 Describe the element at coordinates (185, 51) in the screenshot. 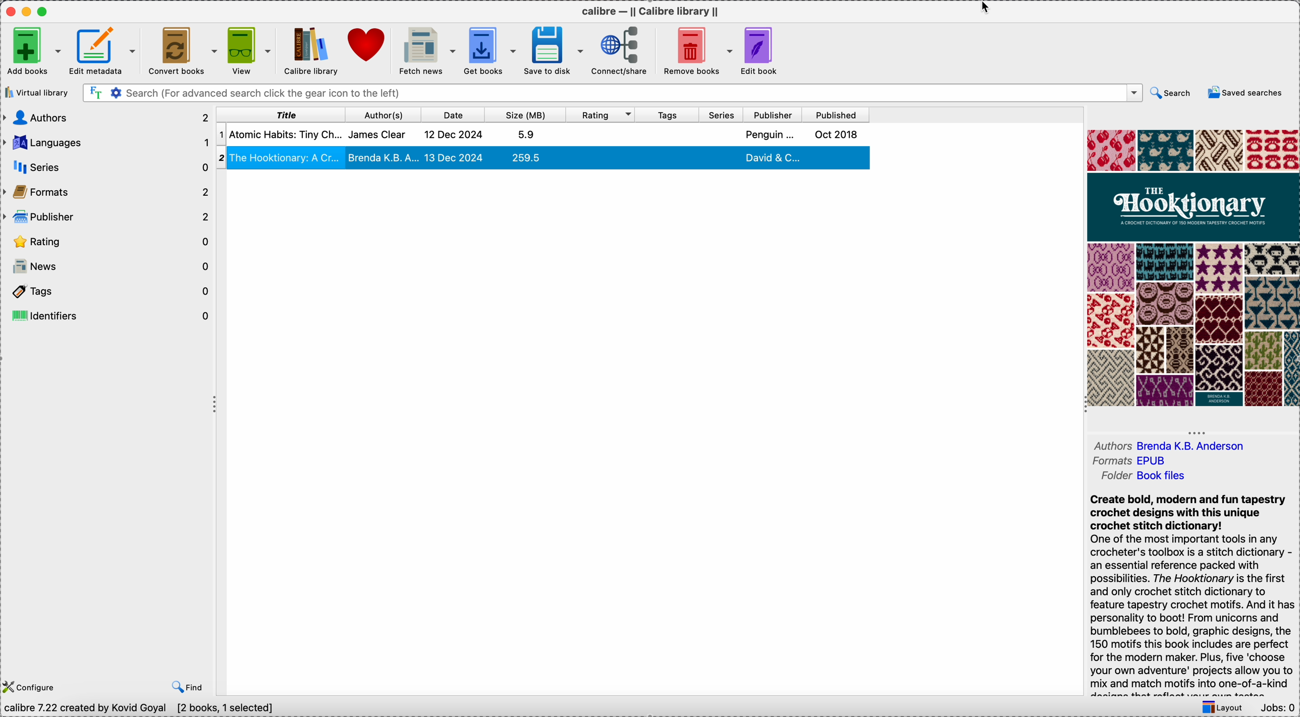

I see `convert books` at that location.